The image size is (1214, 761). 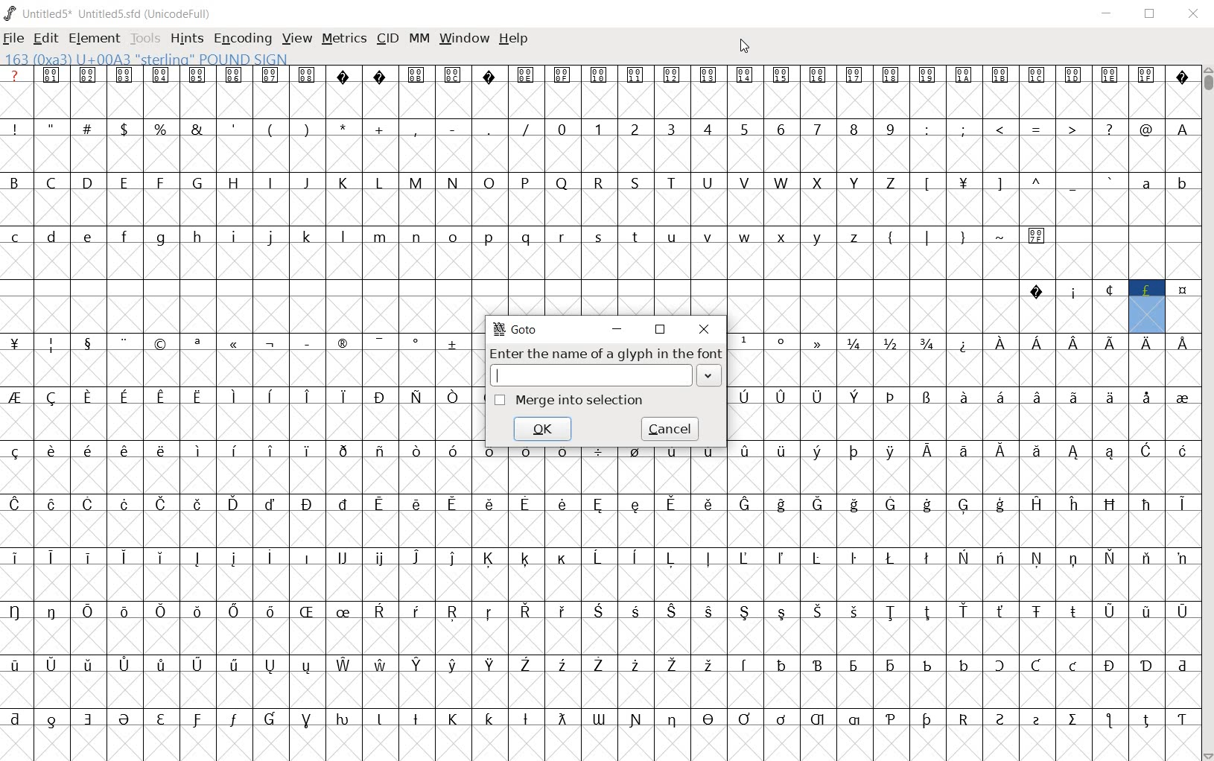 What do you see at coordinates (567, 399) in the screenshot?
I see `Merge into selection` at bounding box center [567, 399].